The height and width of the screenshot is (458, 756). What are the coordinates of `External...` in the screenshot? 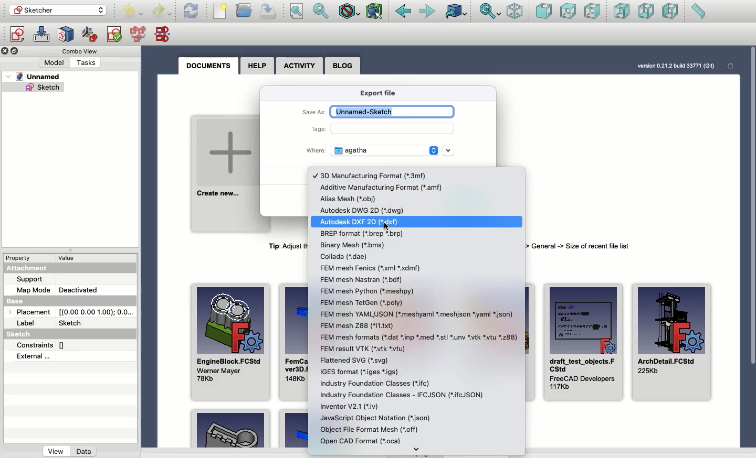 It's located at (61, 357).